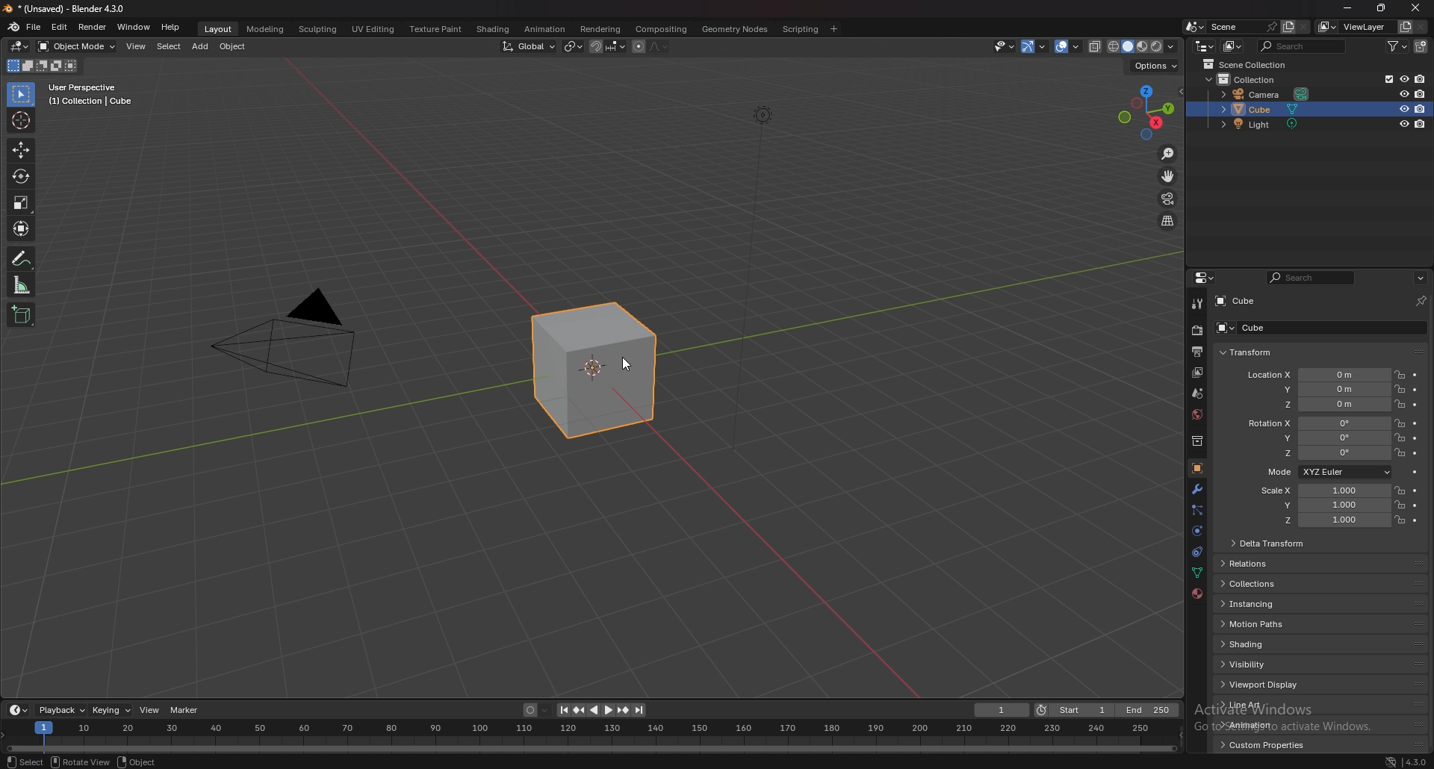 This screenshot has height=769, width=1434. Describe the element at coordinates (1316, 404) in the screenshot. I see `location z` at that location.